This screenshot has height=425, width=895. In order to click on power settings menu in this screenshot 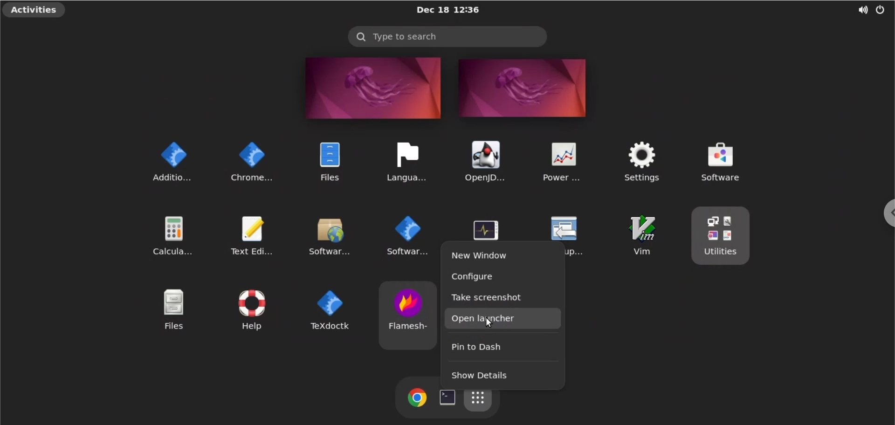, I will do `click(881, 9)`.